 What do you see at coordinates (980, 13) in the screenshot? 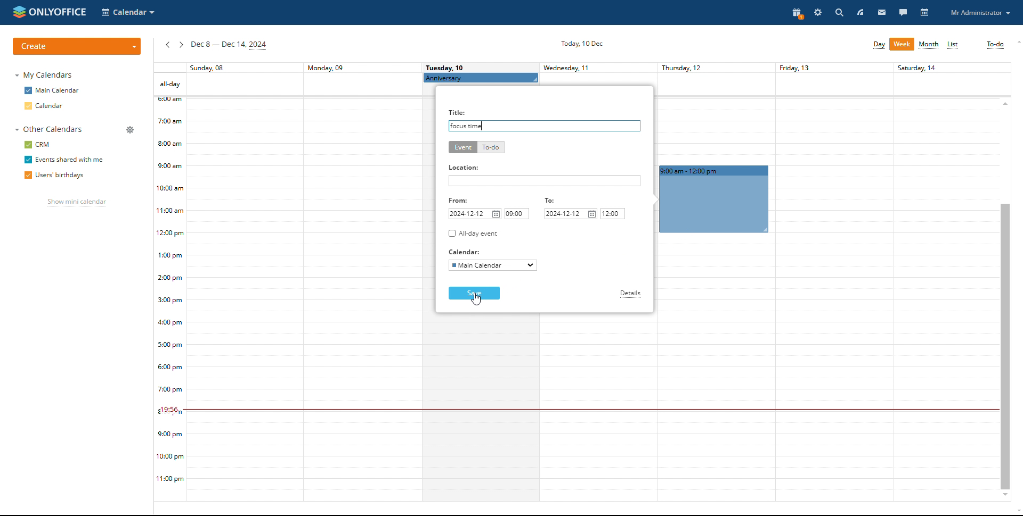
I see `profile` at bounding box center [980, 13].